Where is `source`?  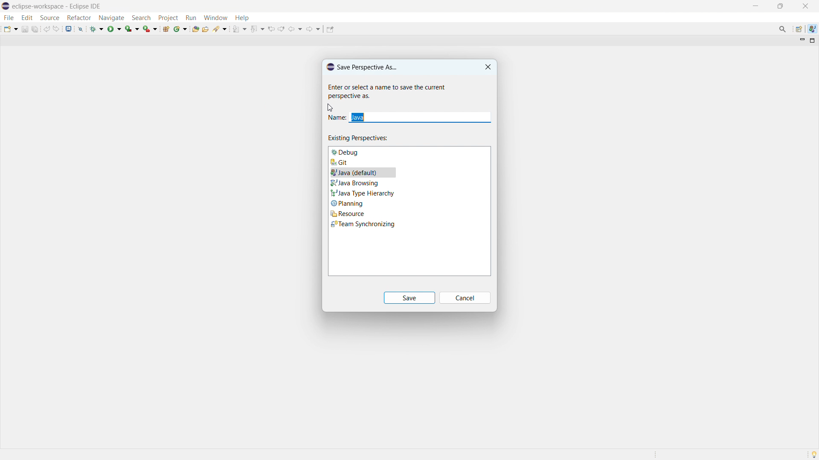 source is located at coordinates (49, 18).